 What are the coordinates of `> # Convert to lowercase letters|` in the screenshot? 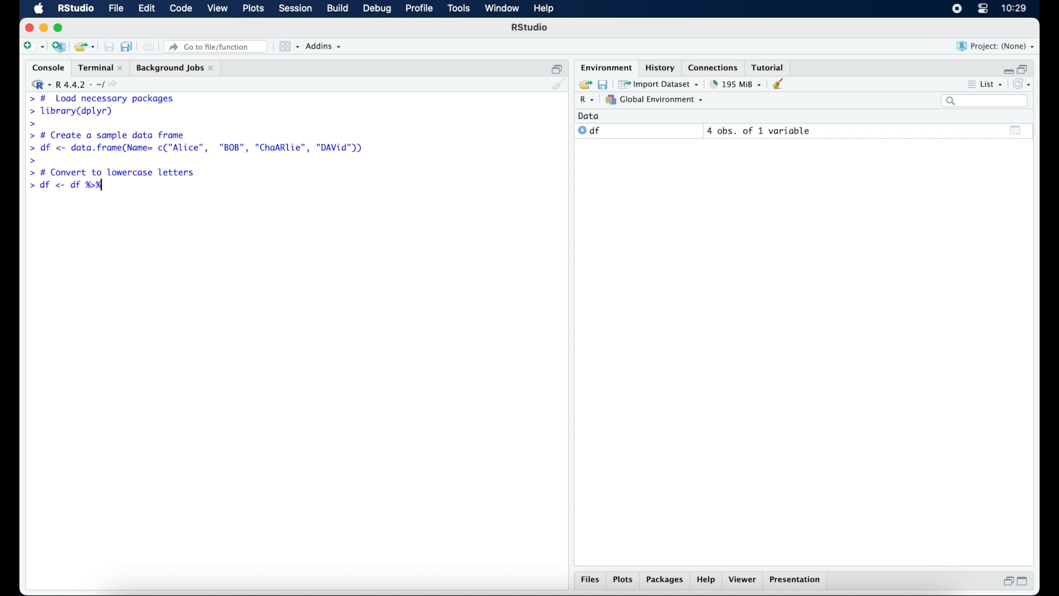 It's located at (113, 173).